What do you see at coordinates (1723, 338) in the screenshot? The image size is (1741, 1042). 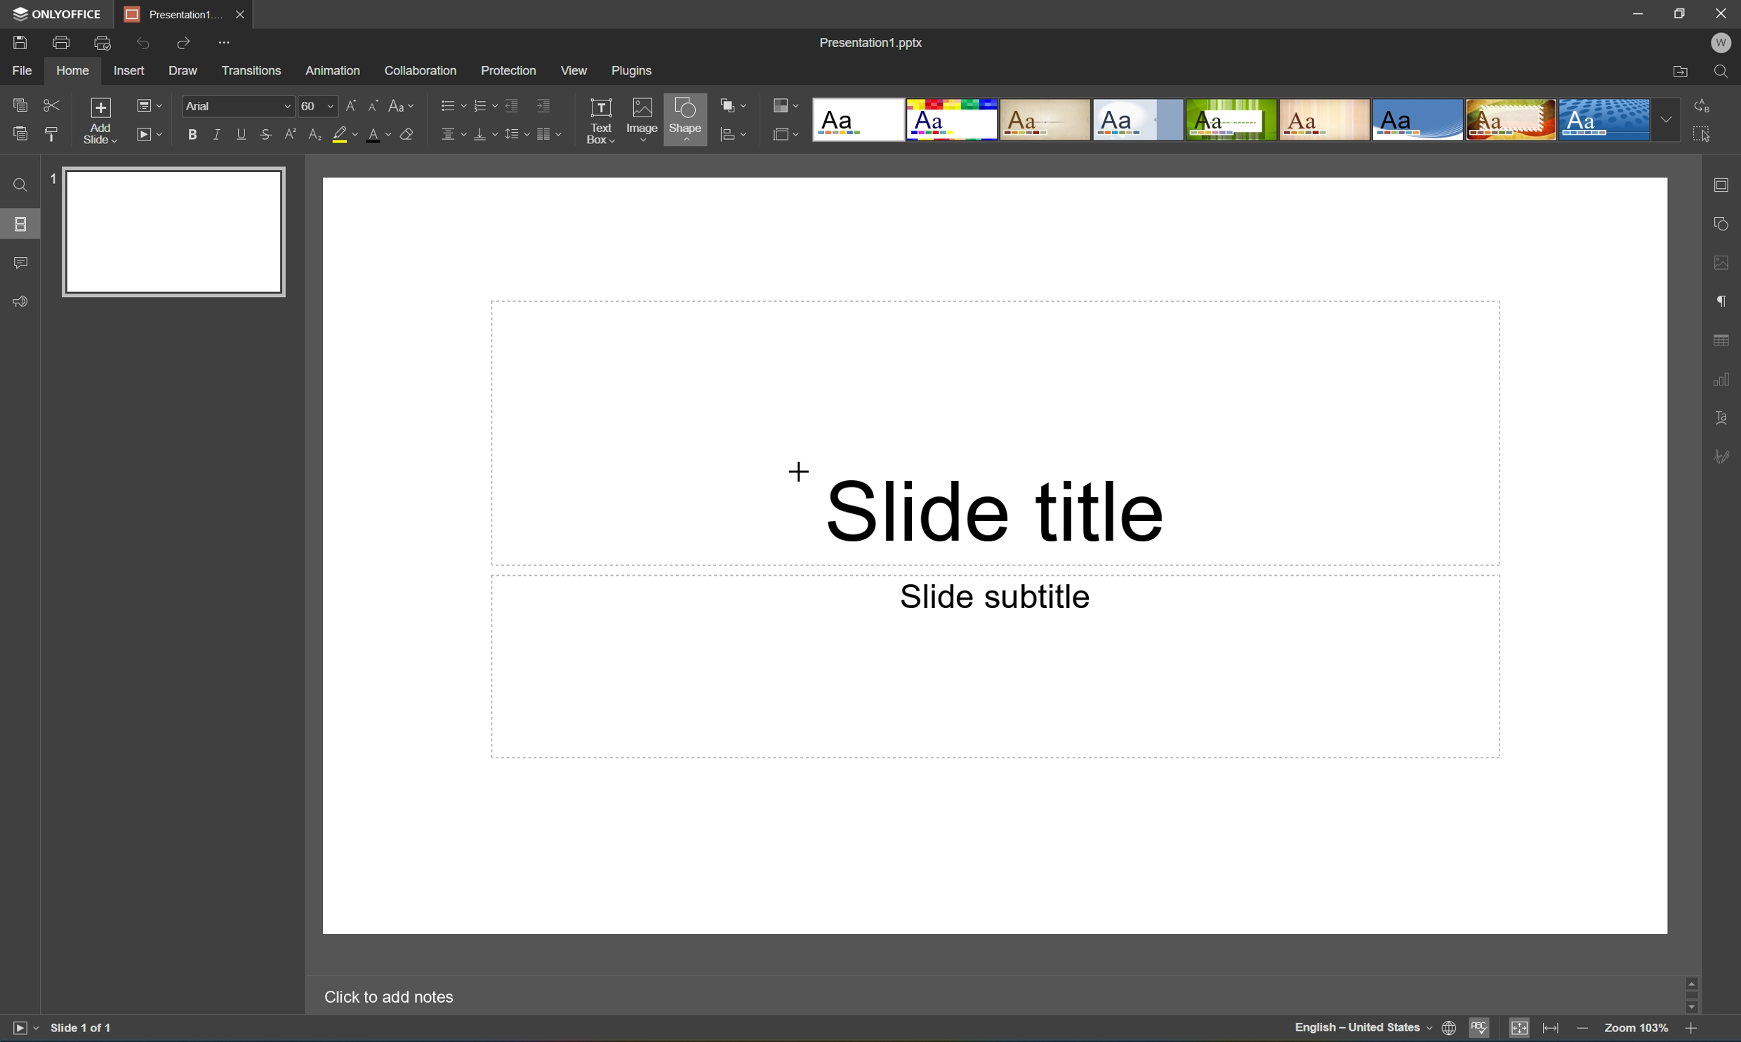 I see `table settings` at bounding box center [1723, 338].